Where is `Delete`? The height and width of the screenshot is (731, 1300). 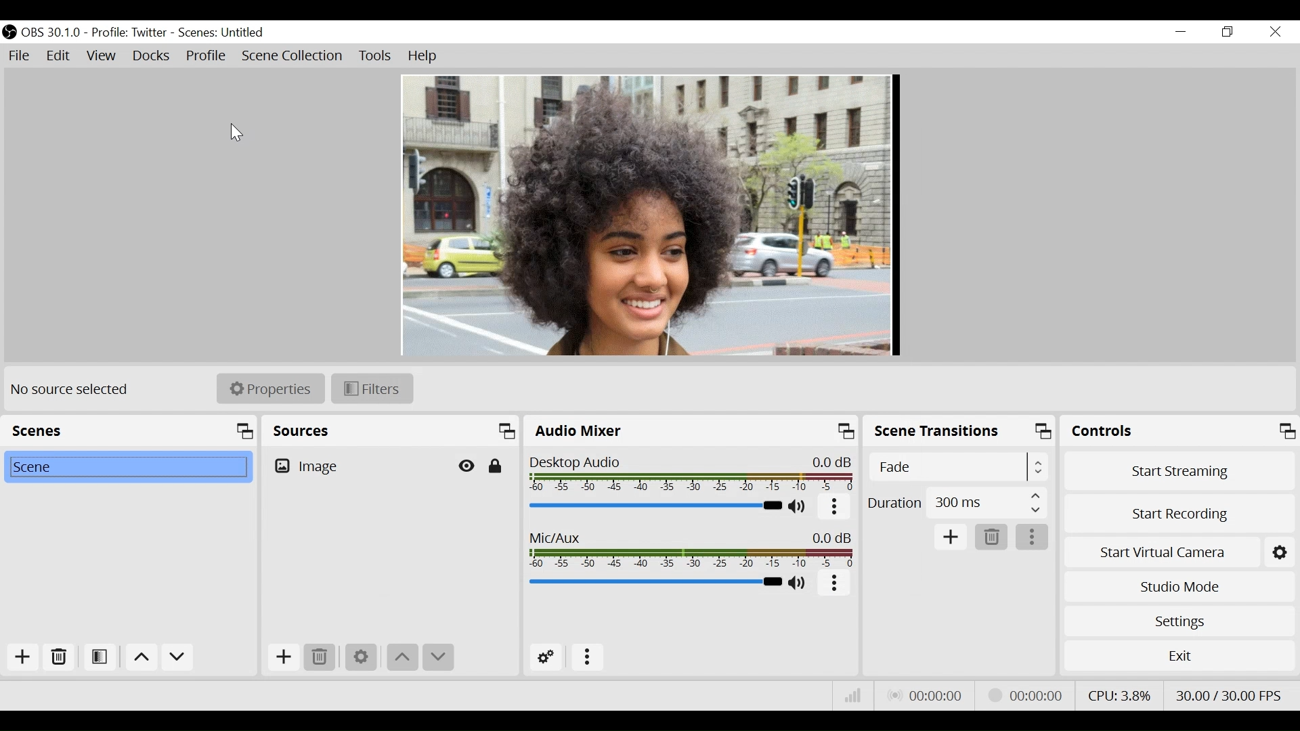
Delete is located at coordinates (992, 536).